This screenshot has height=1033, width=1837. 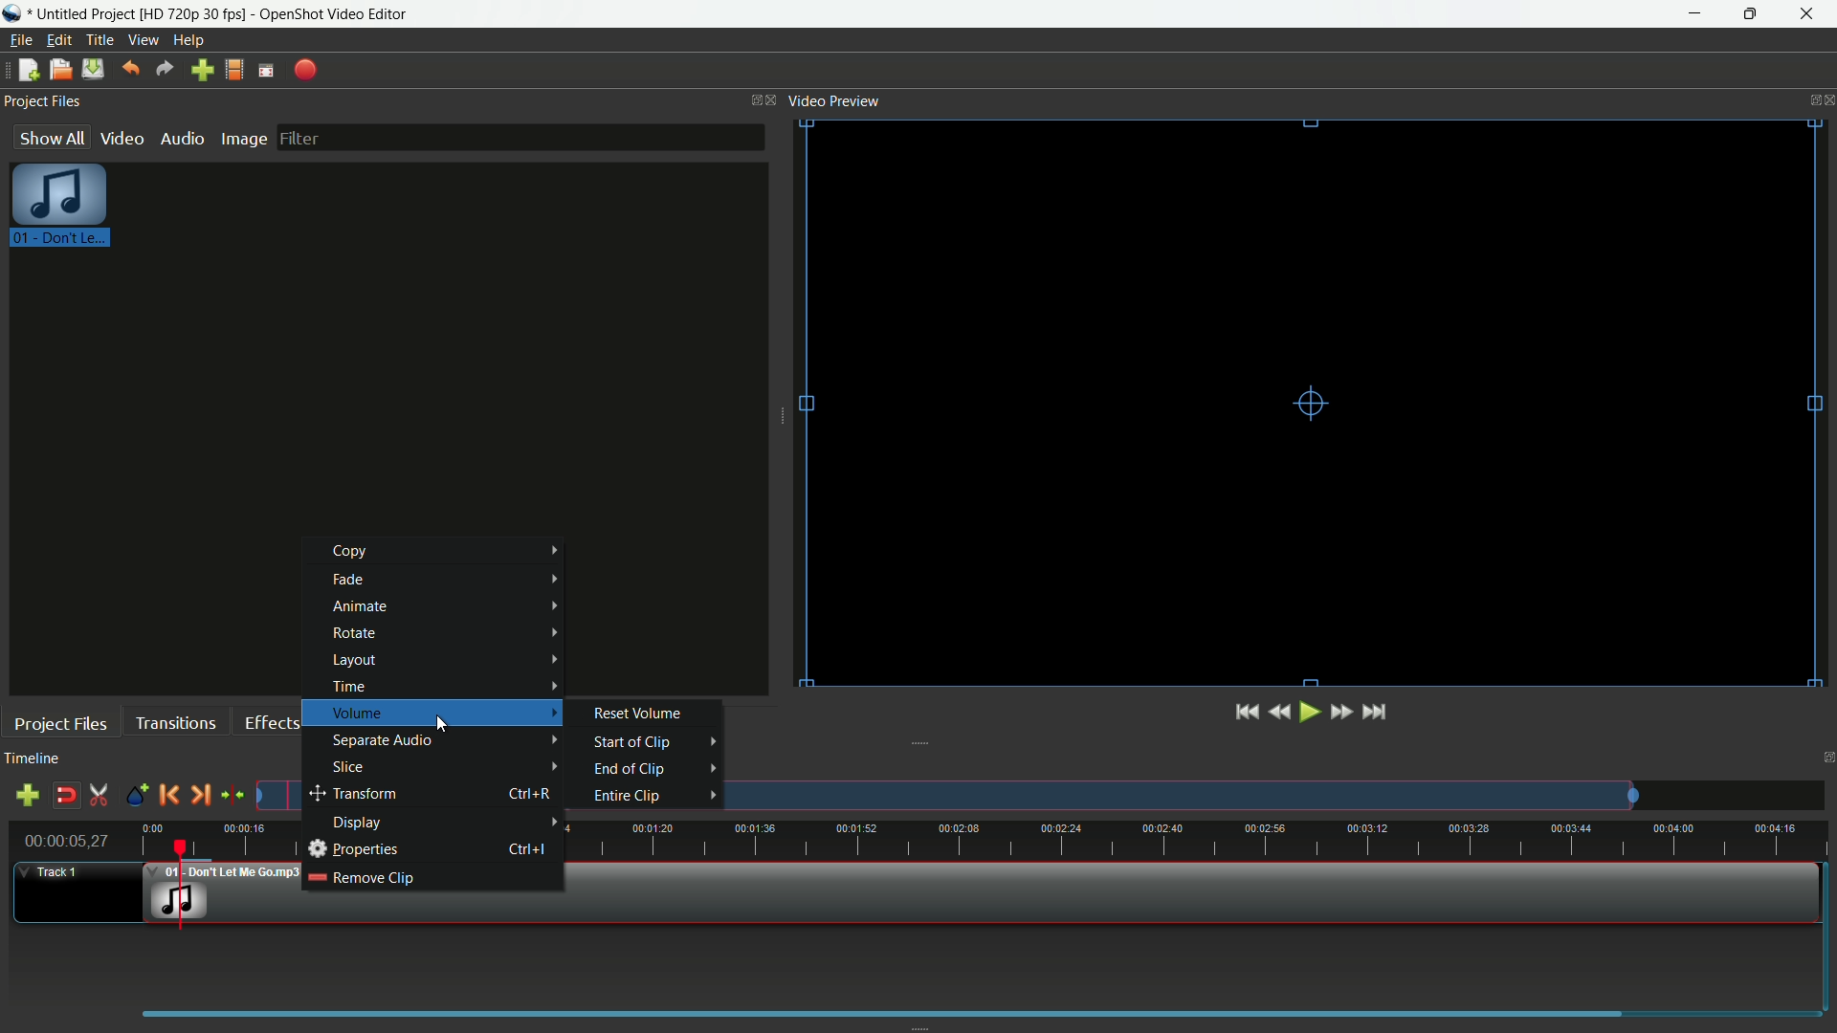 I want to click on full screen, so click(x=268, y=70).